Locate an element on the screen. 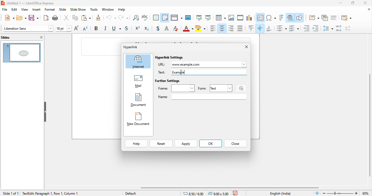 Image resolution: width=372 pixels, height=196 pixels. fontwork text is located at coordinates (282, 18).